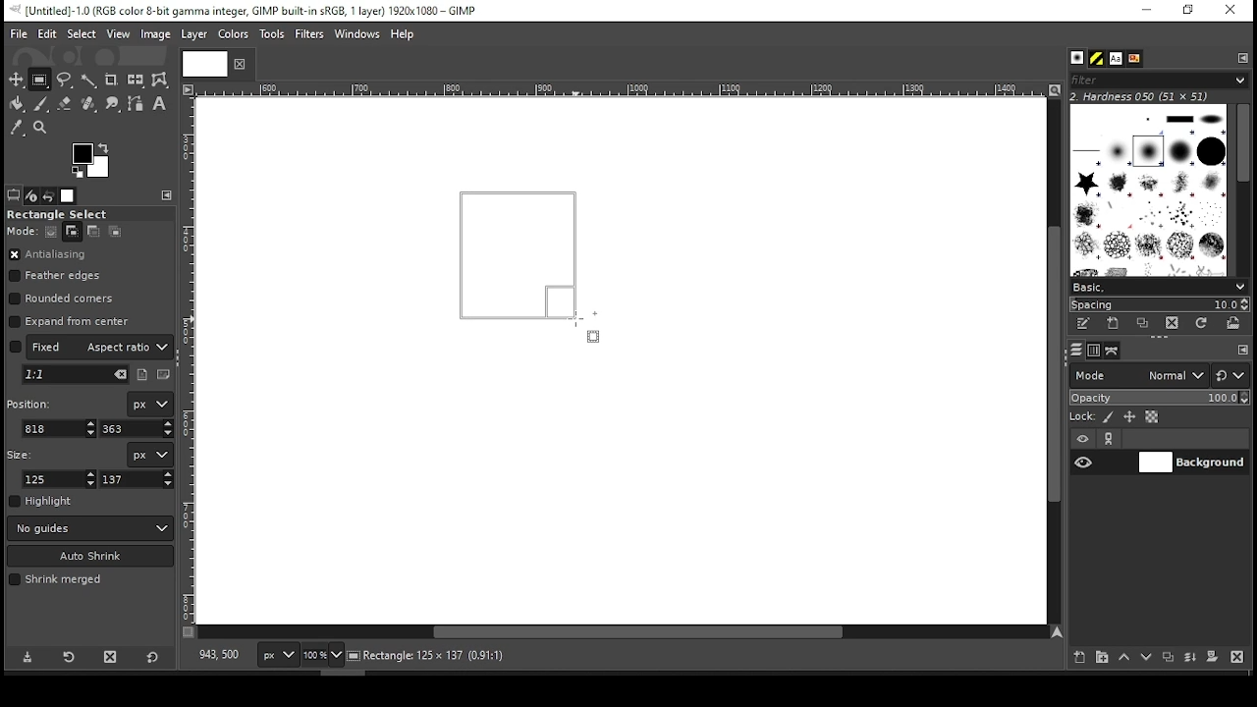 This screenshot has width=1257, height=707. What do you see at coordinates (81, 32) in the screenshot?
I see `select` at bounding box center [81, 32].